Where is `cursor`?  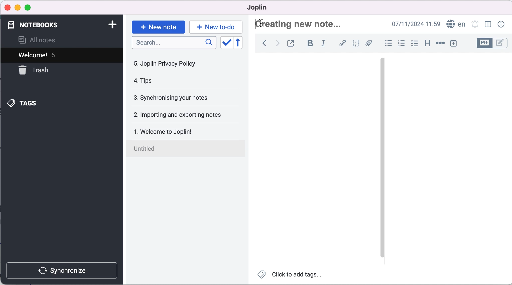
cursor is located at coordinates (263, 23).